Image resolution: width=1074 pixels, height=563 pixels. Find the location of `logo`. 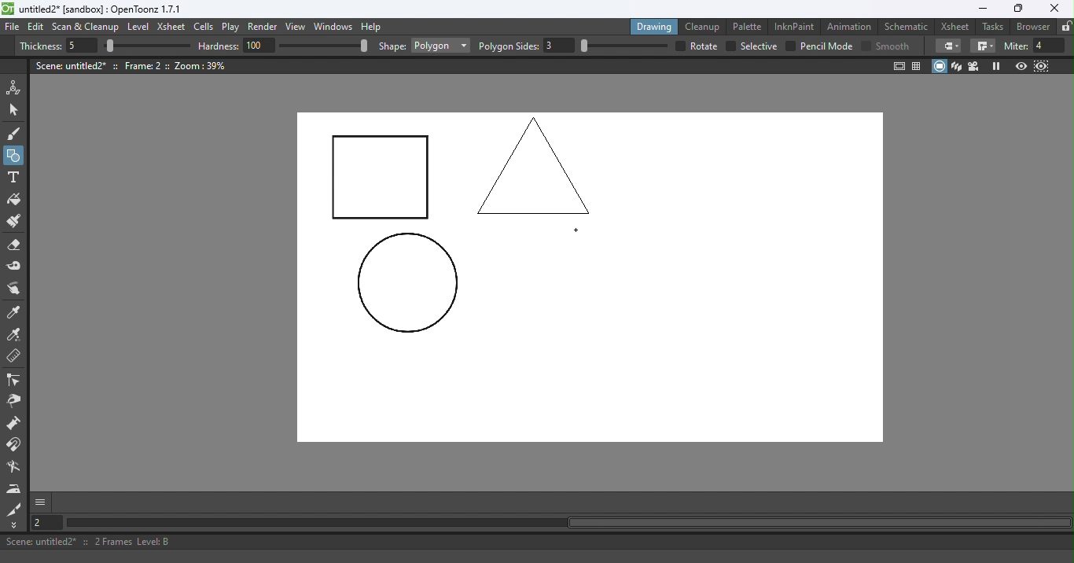

logo is located at coordinates (8, 9).